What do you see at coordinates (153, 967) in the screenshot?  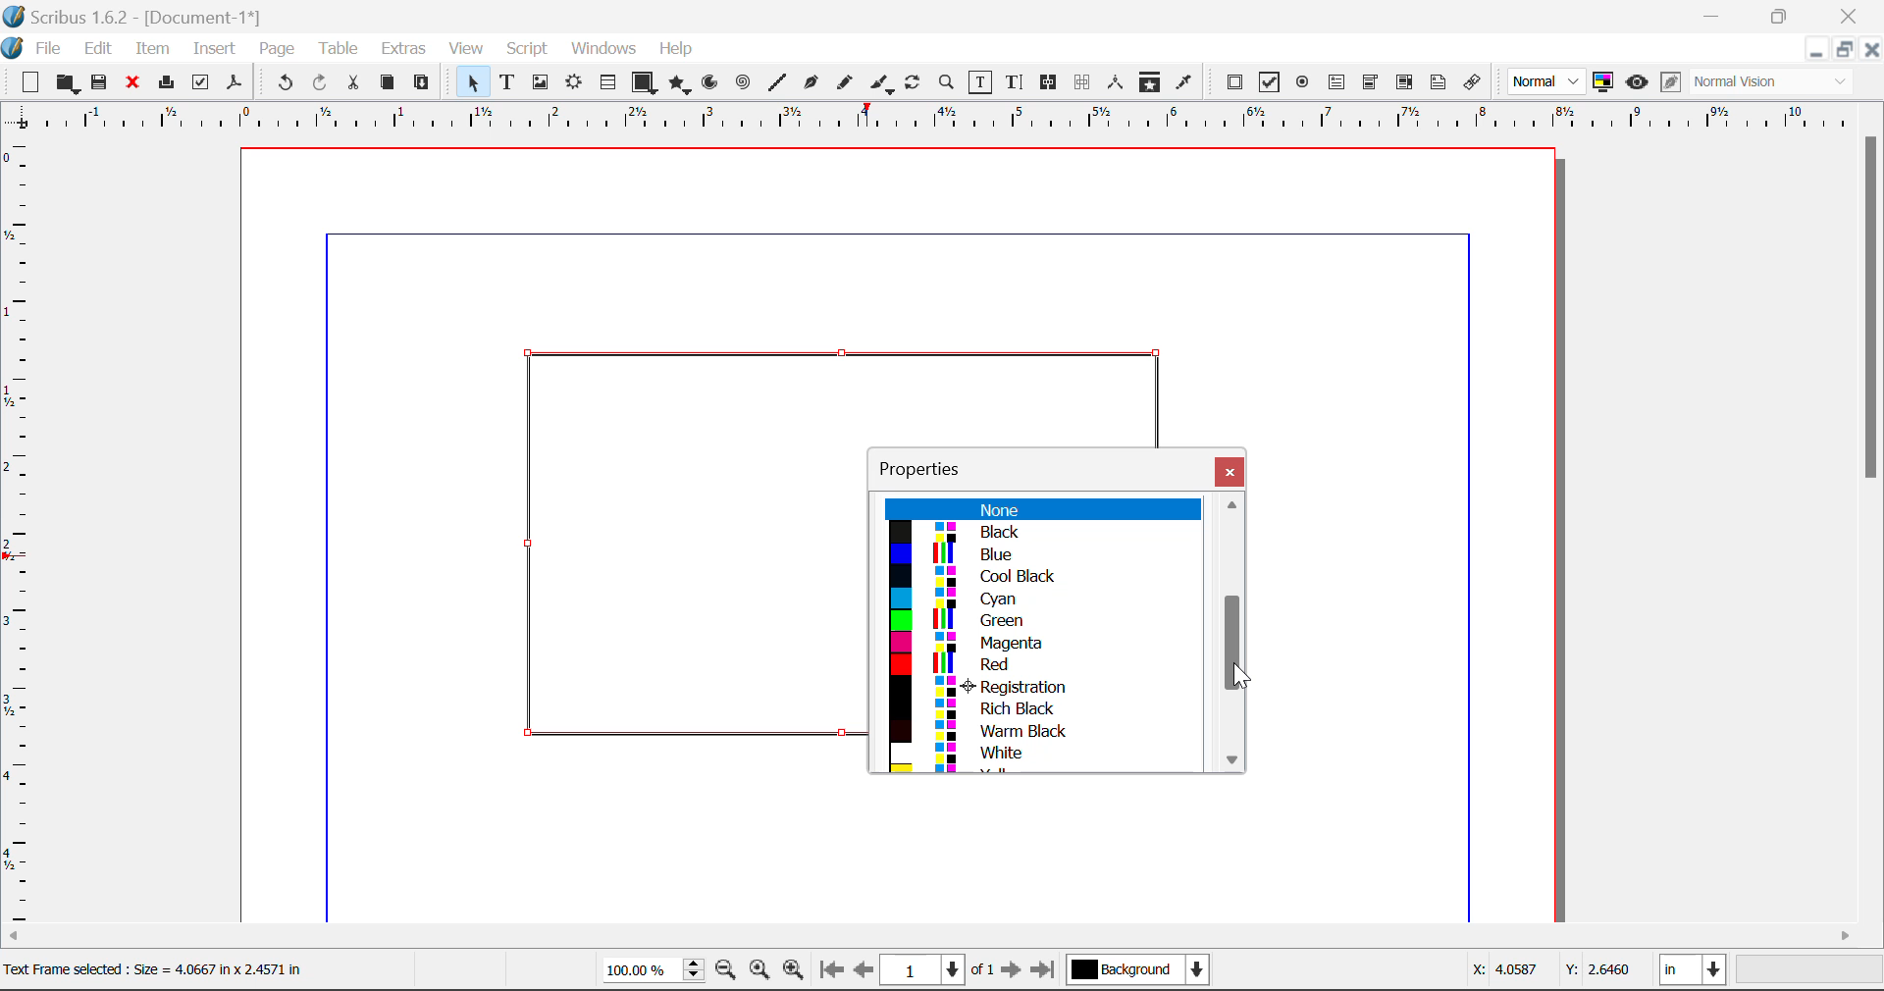 I see `Text Frame selected: Size= 4.0667 in x 2.4571 in` at bounding box center [153, 967].